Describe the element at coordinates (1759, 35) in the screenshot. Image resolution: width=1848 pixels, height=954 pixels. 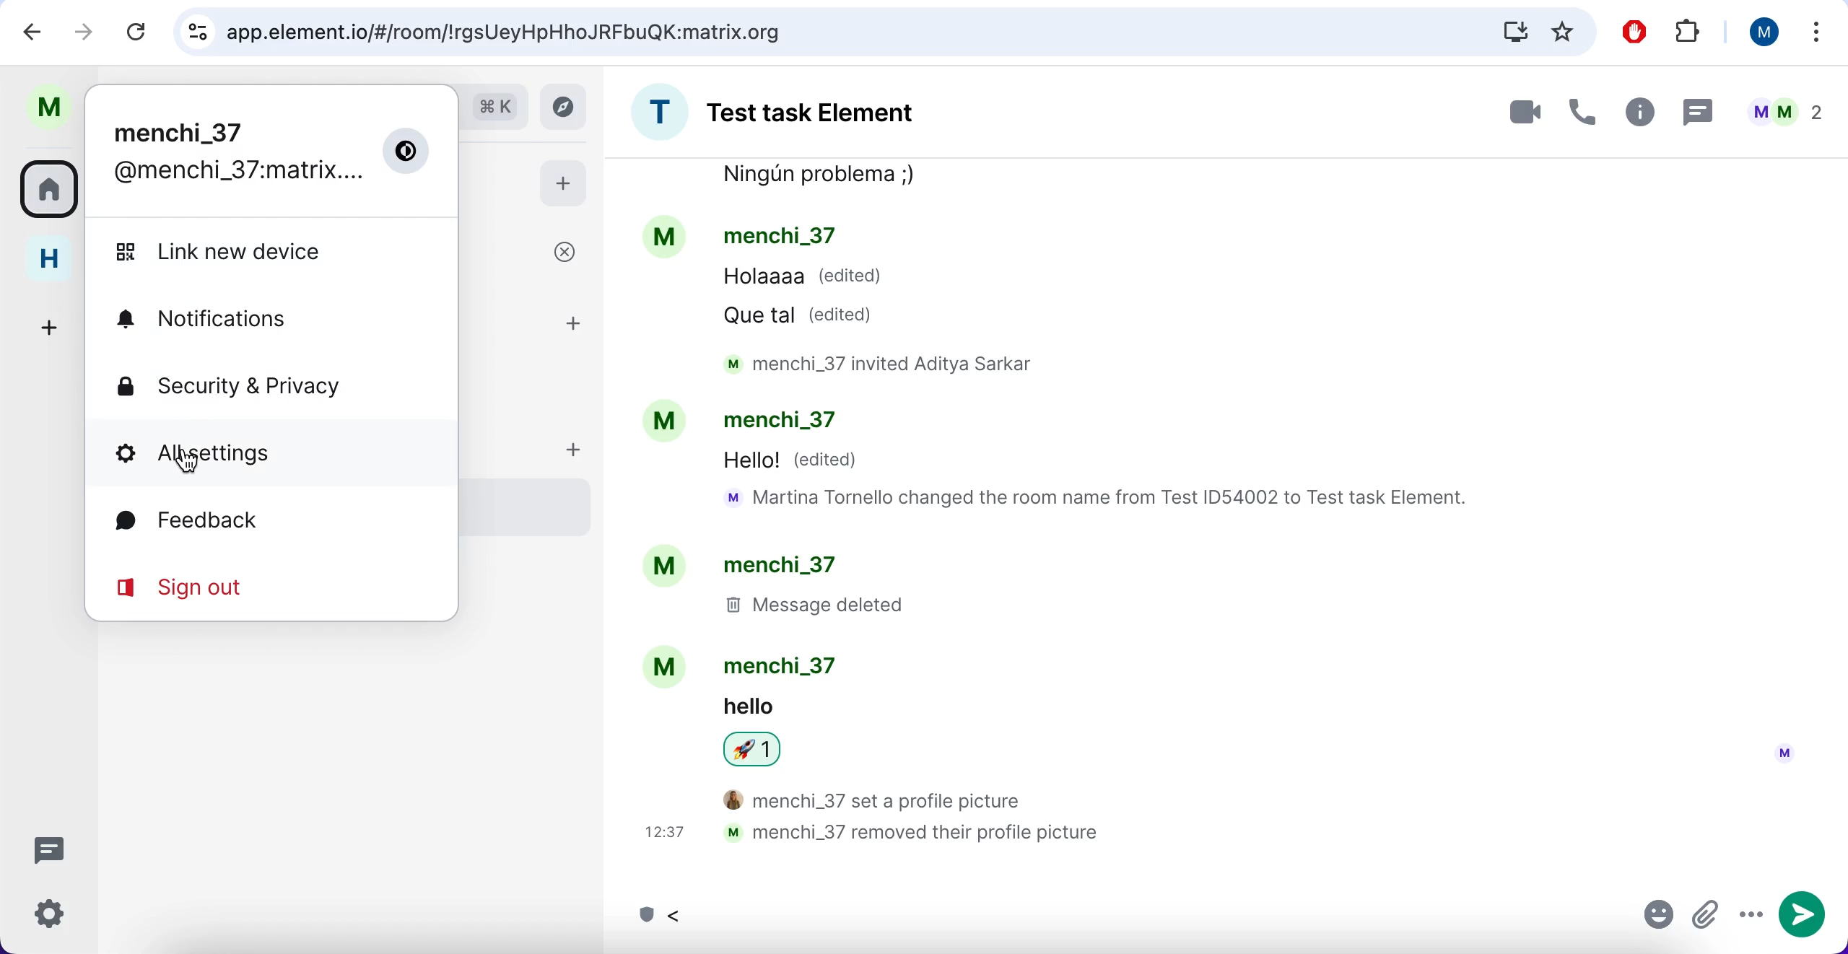
I see `user` at that location.